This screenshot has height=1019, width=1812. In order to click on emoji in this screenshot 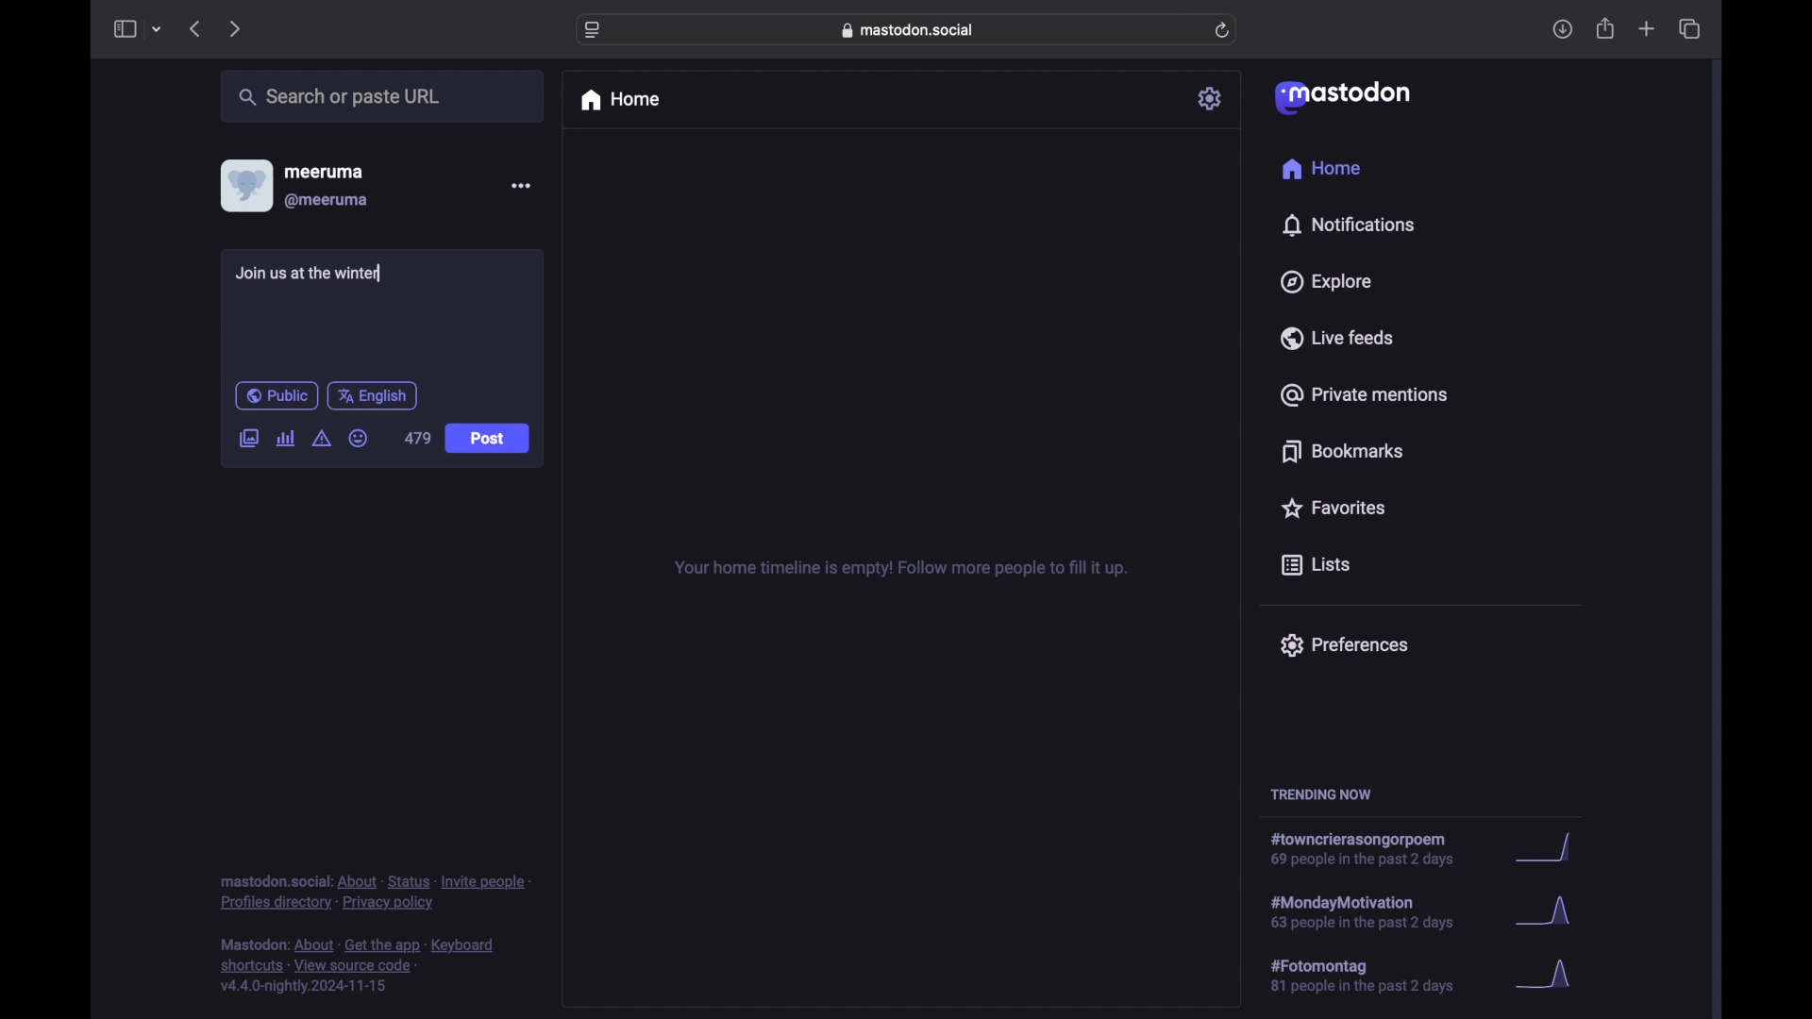, I will do `click(359, 439)`.